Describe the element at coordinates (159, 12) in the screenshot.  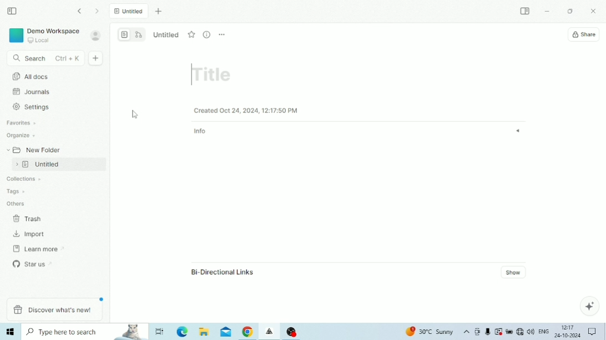
I see `New tab` at that location.